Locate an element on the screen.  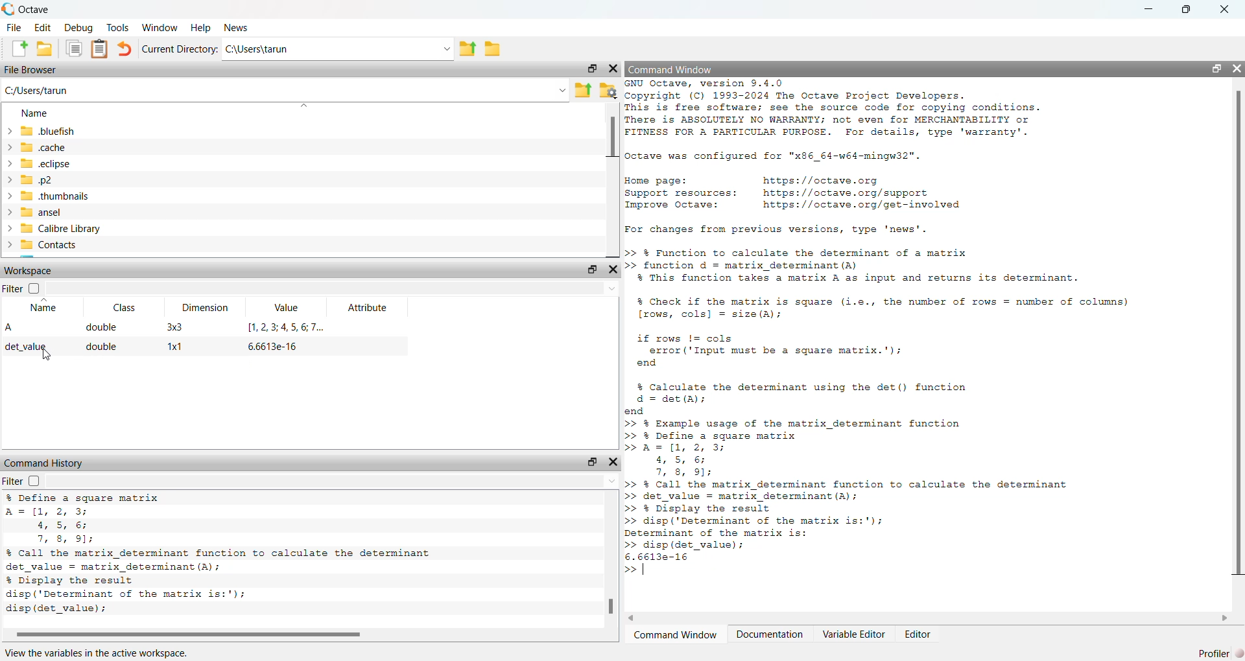
close is located at coordinates (613, 270).